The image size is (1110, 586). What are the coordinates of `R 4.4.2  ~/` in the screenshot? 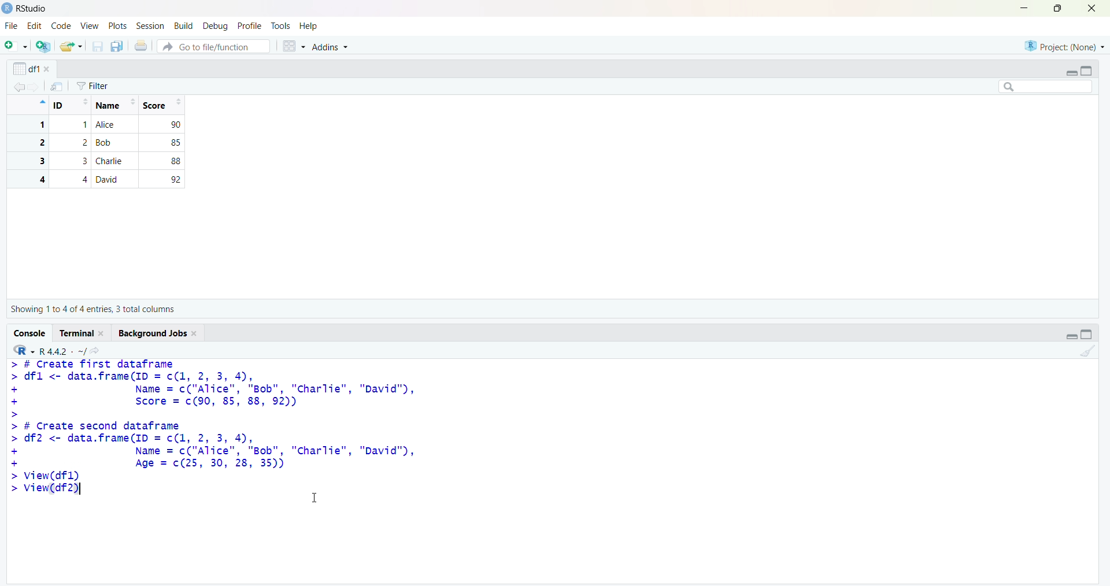 It's located at (62, 351).